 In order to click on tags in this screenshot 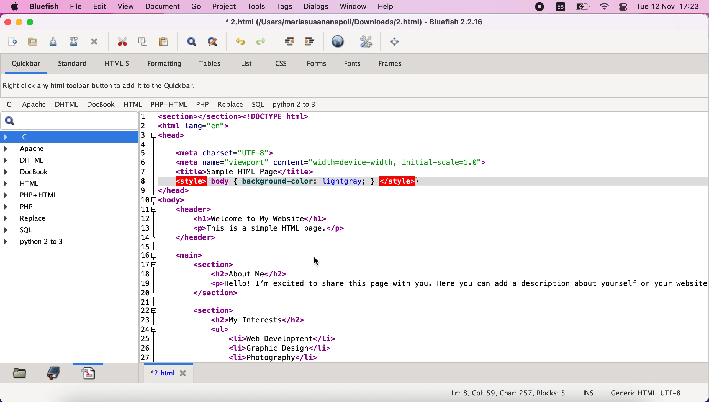, I will do `click(284, 7)`.